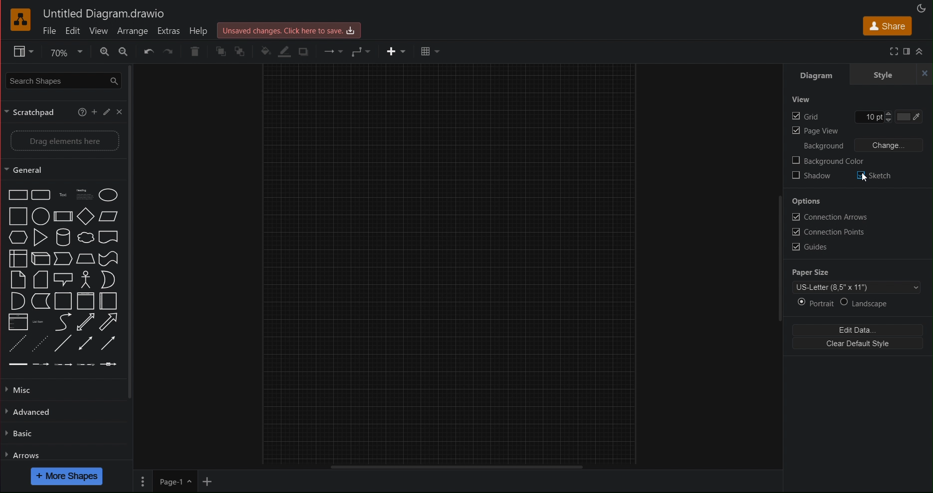 The height and width of the screenshot is (493, 933). Describe the element at coordinates (430, 50) in the screenshot. I see `Table` at that location.